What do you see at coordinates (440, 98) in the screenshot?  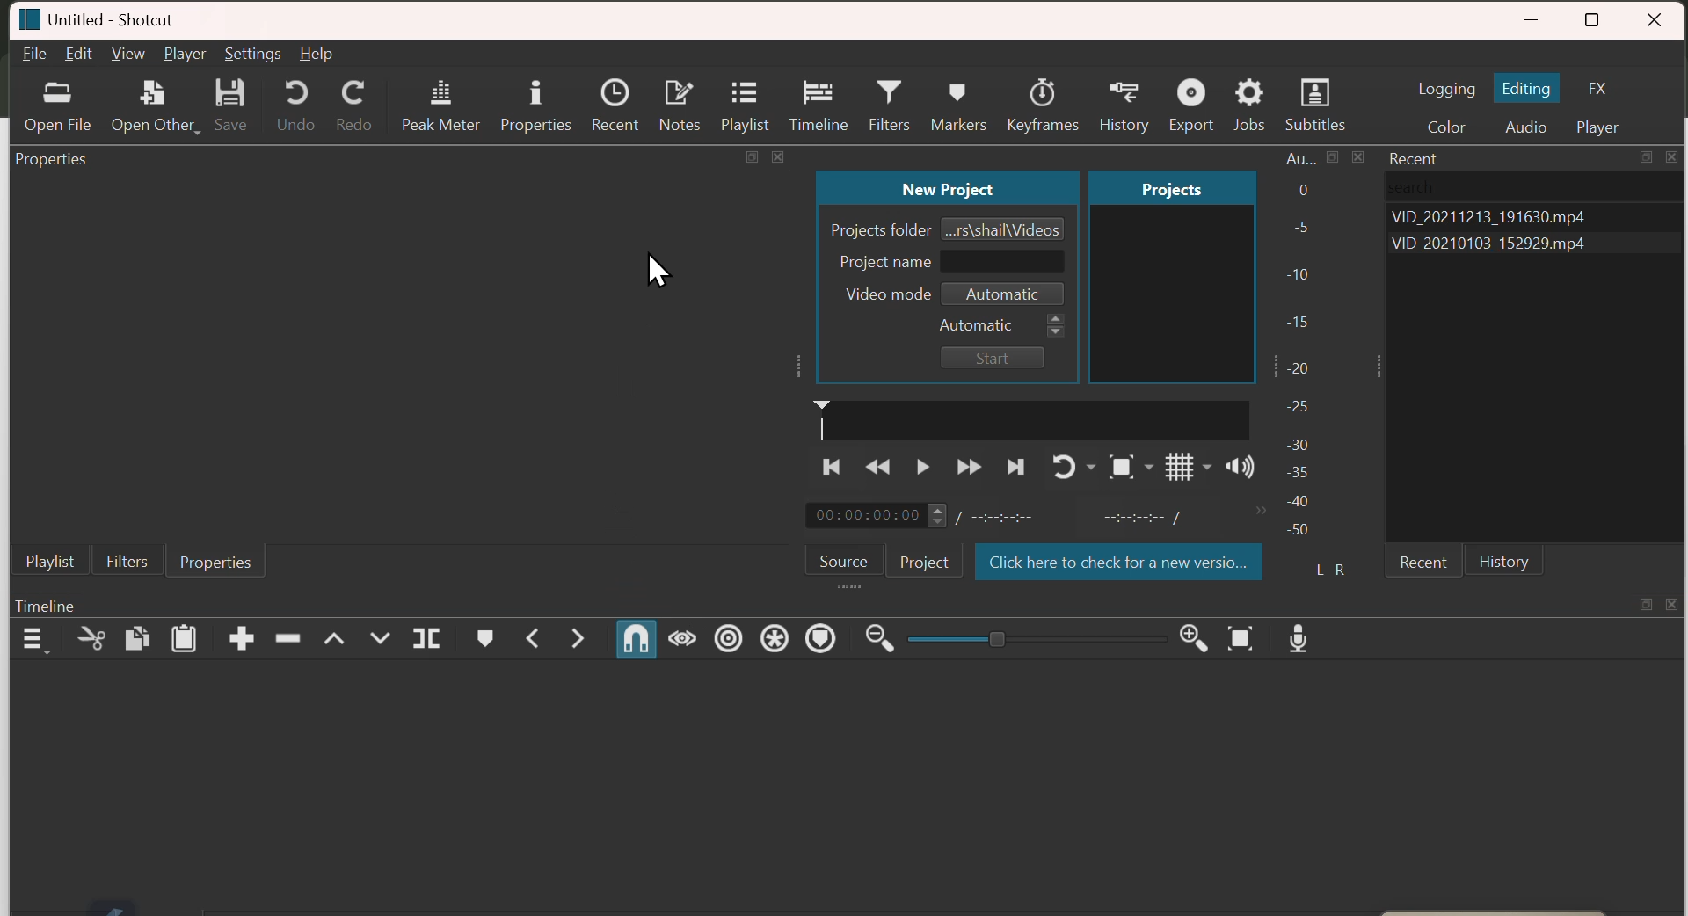 I see `Peak metre` at bounding box center [440, 98].